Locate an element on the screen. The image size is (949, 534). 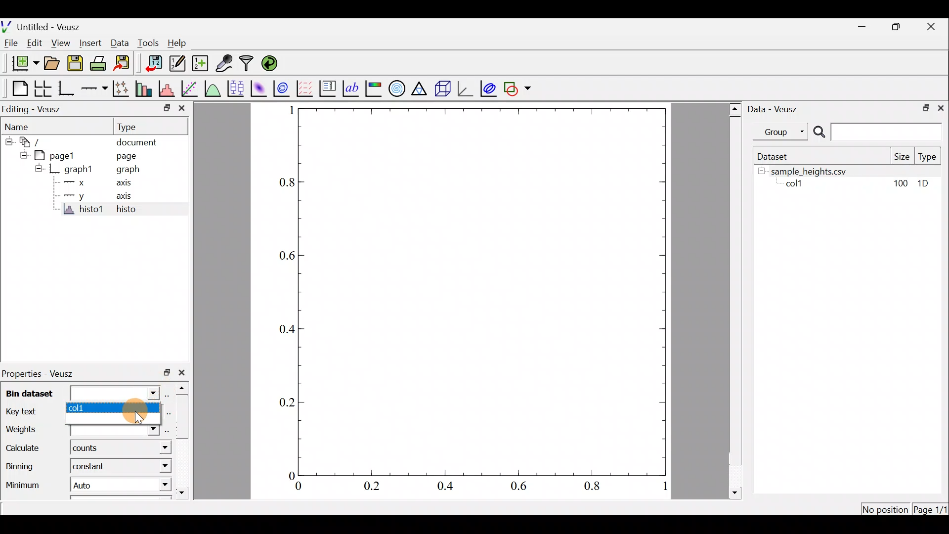
plot a function is located at coordinates (214, 89).